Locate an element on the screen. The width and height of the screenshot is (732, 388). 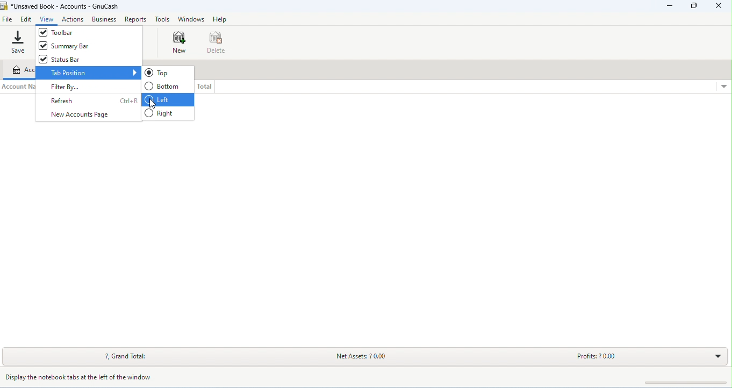
bottom is located at coordinates (164, 86).